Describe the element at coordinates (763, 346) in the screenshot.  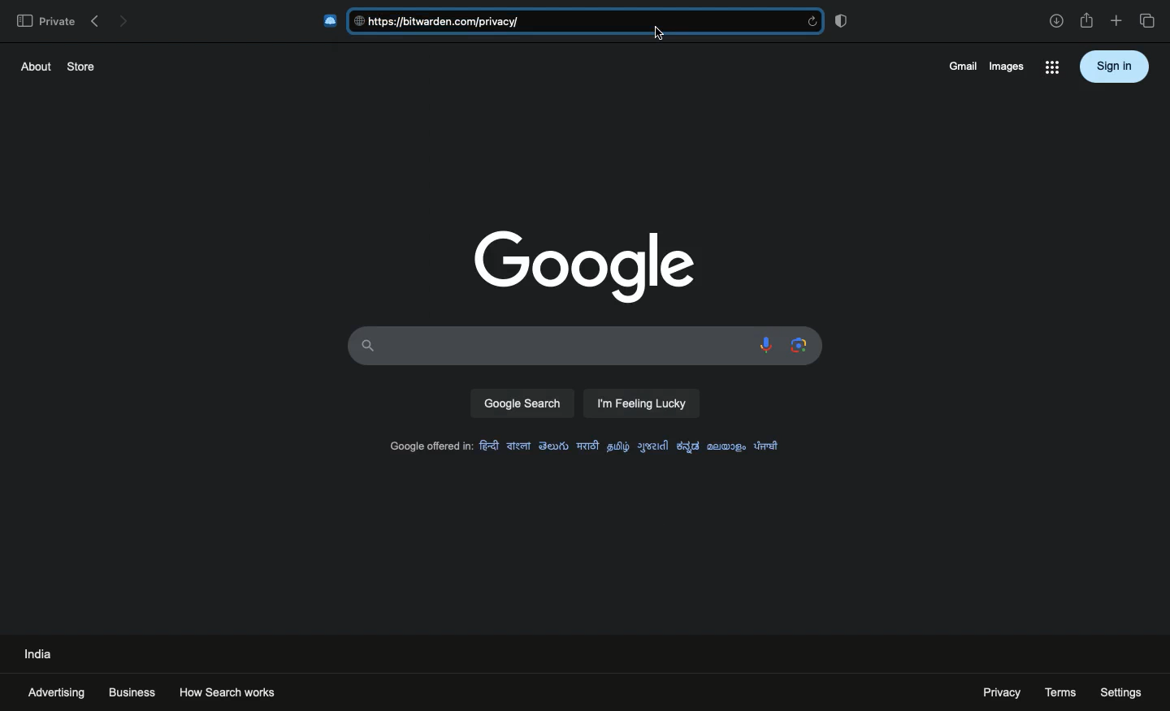
I see `audio recorder` at that location.